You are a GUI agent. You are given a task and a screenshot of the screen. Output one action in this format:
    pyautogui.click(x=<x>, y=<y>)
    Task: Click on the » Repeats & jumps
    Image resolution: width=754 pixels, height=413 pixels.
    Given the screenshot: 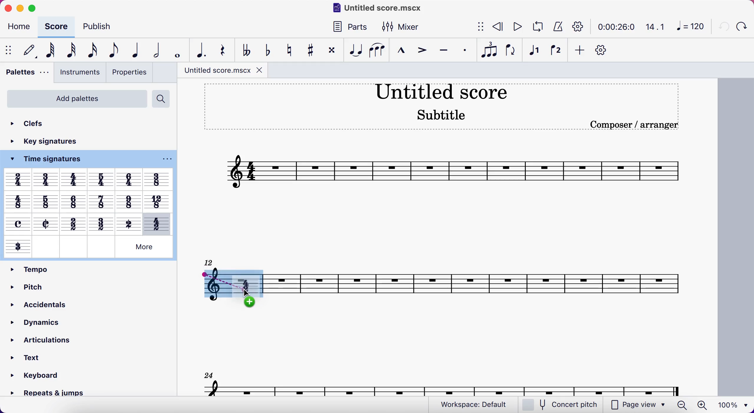 What is the action you would take?
    pyautogui.click(x=42, y=394)
    